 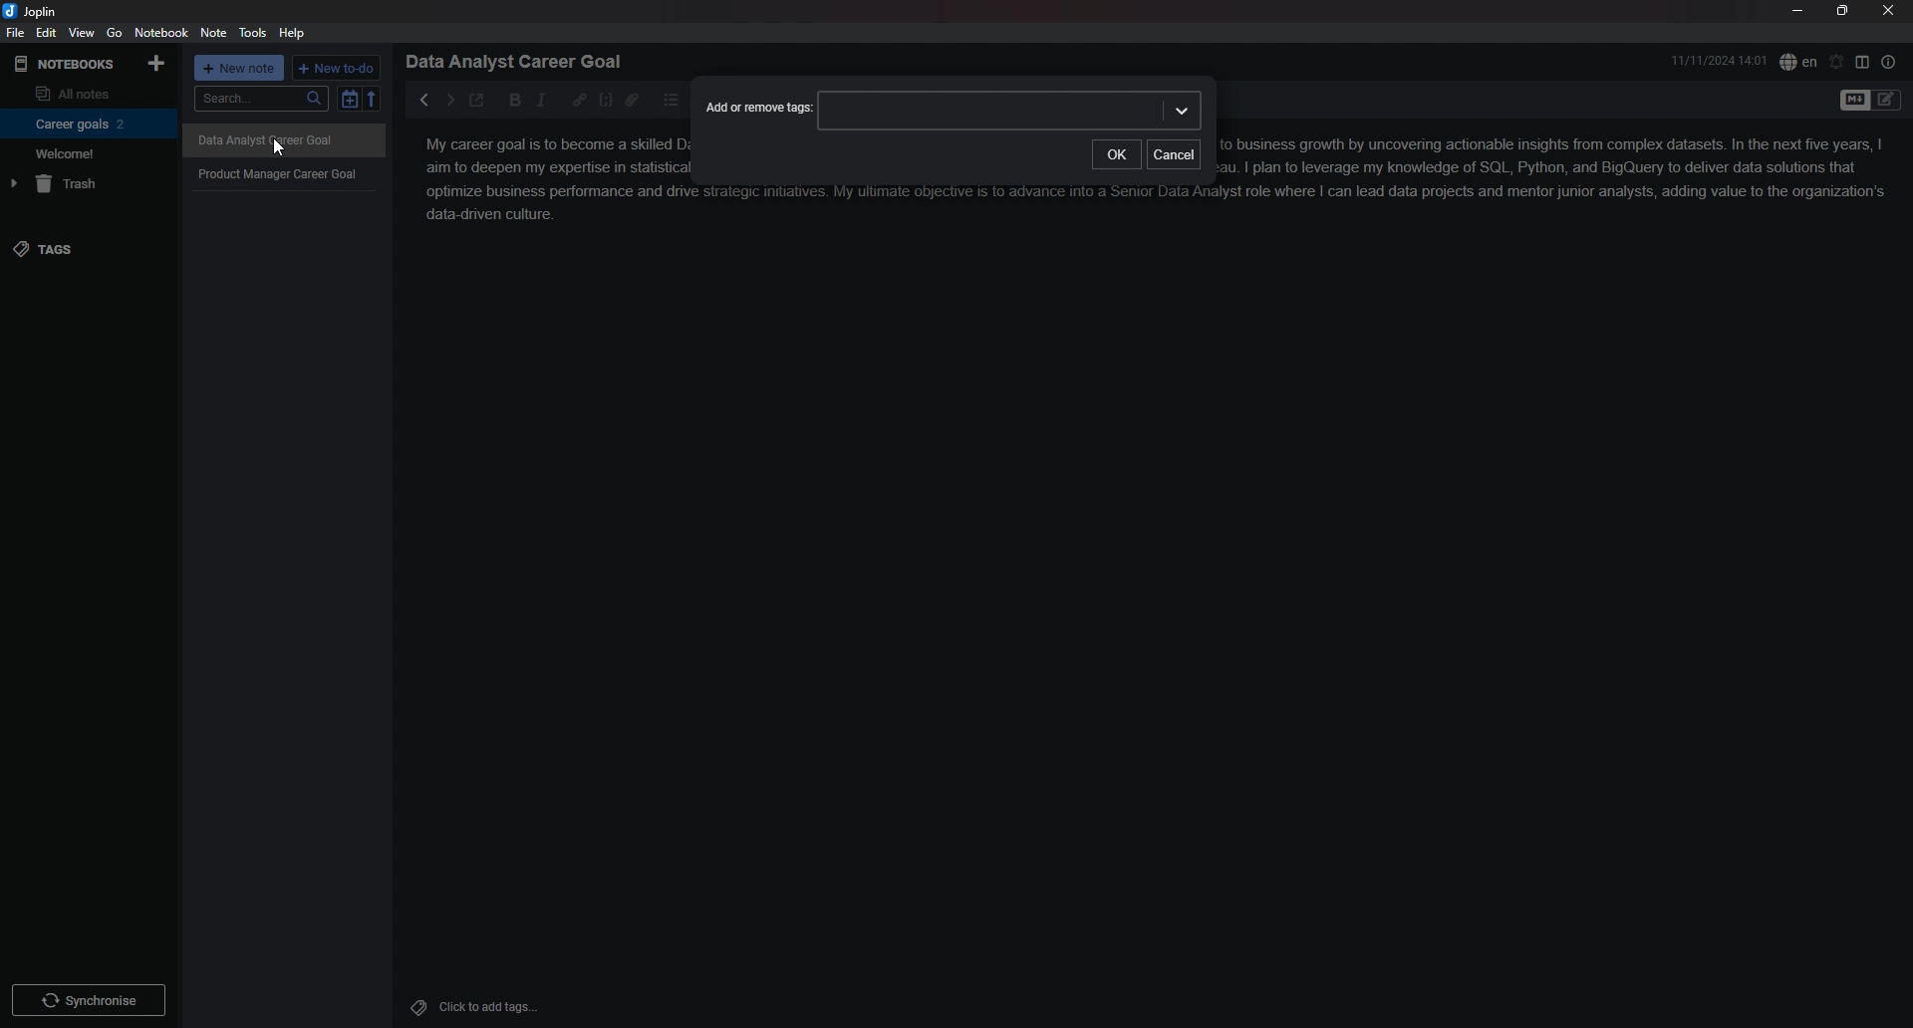 I want to click on Career goals 2, so click(x=85, y=124).